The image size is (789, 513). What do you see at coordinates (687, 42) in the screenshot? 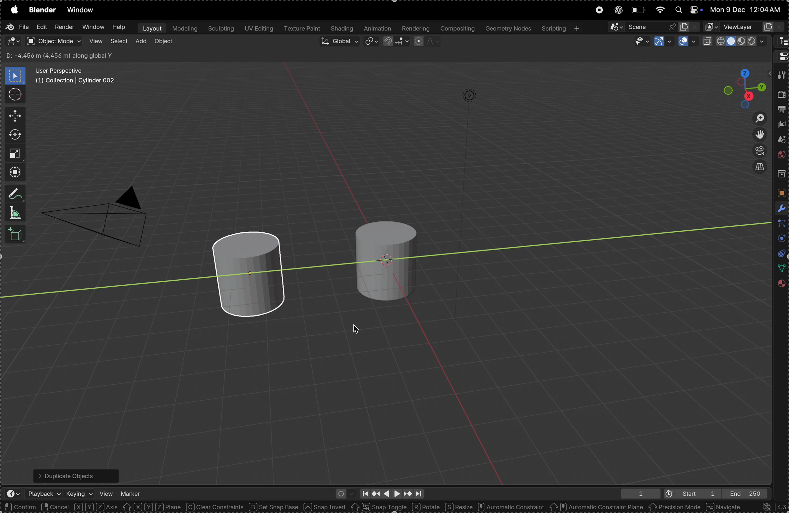
I see `show overlays` at bounding box center [687, 42].